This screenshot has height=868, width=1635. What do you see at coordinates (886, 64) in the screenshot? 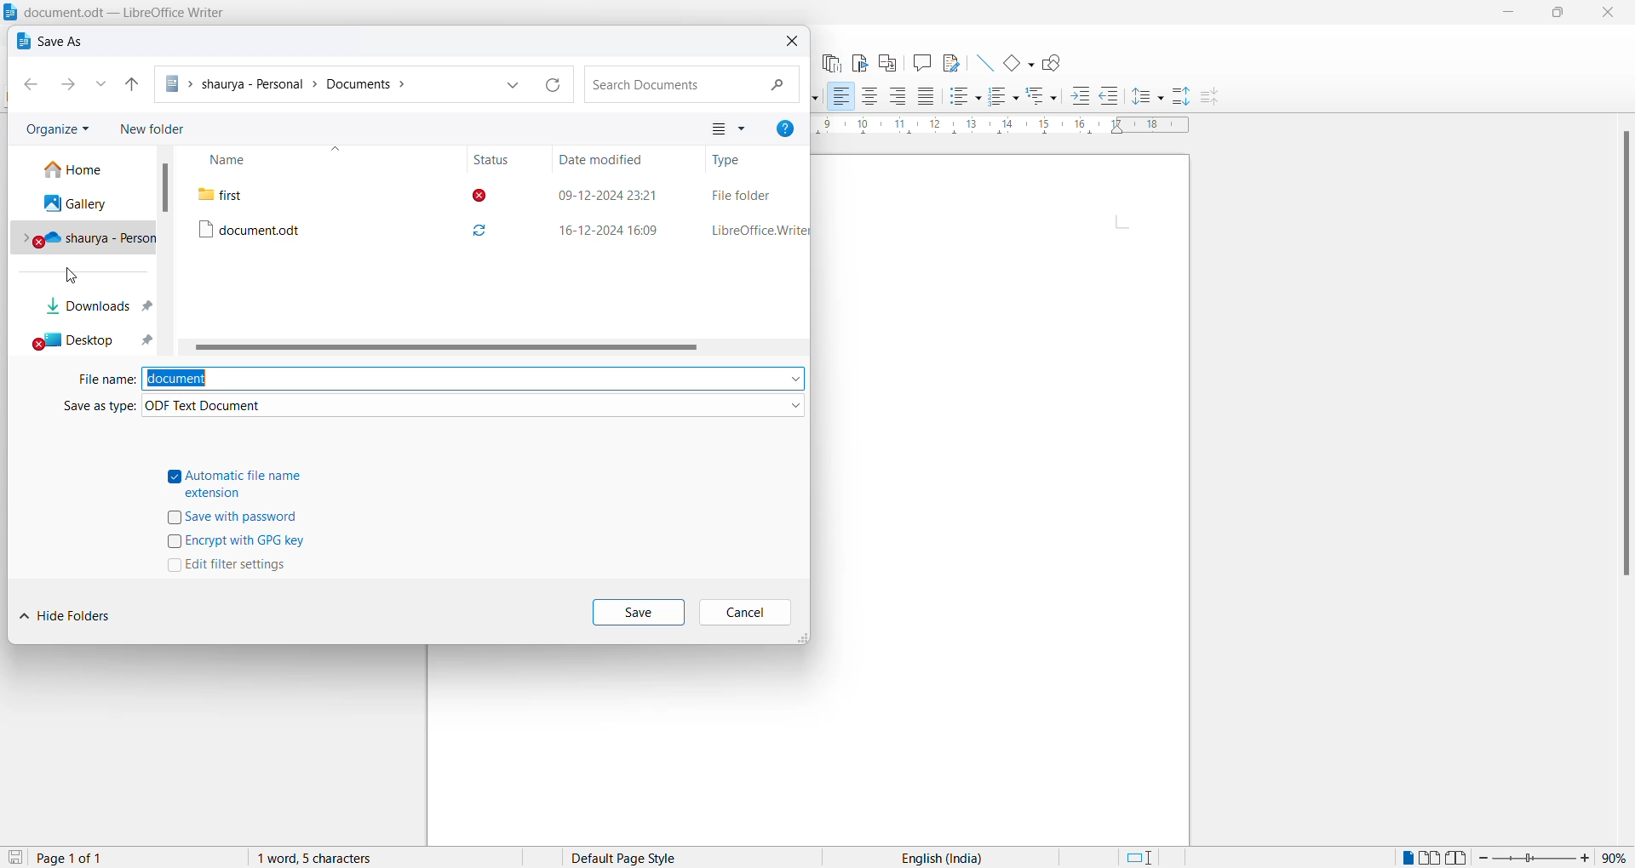
I see `Insert cross reference` at bounding box center [886, 64].